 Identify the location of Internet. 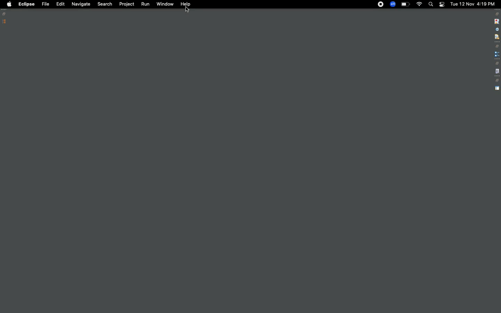
(419, 5).